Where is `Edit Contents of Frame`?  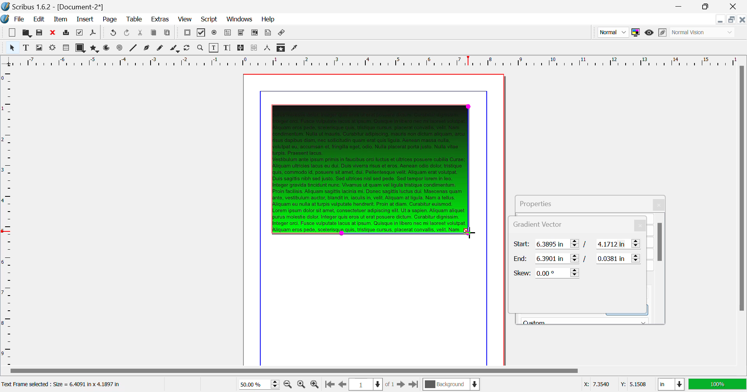 Edit Contents of Frame is located at coordinates (214, 48).